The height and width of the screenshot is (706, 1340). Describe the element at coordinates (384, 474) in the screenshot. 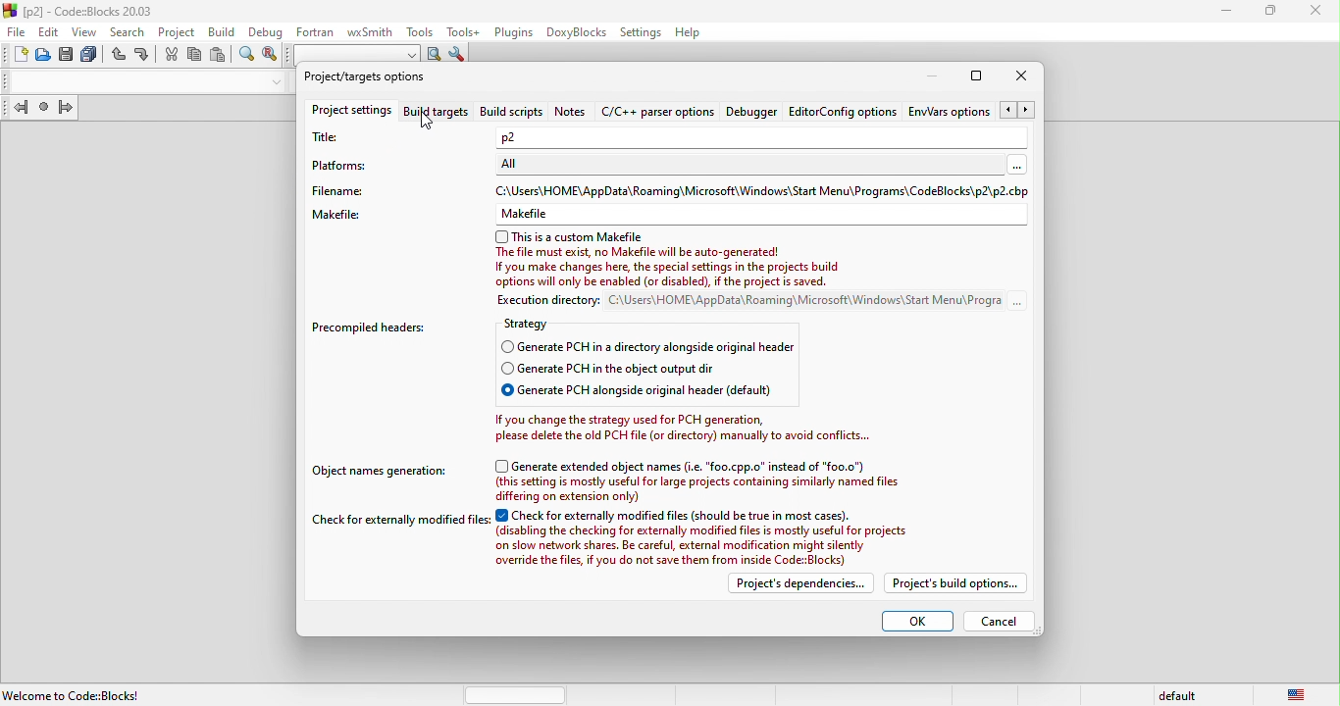

I see `object names generation` at that location.